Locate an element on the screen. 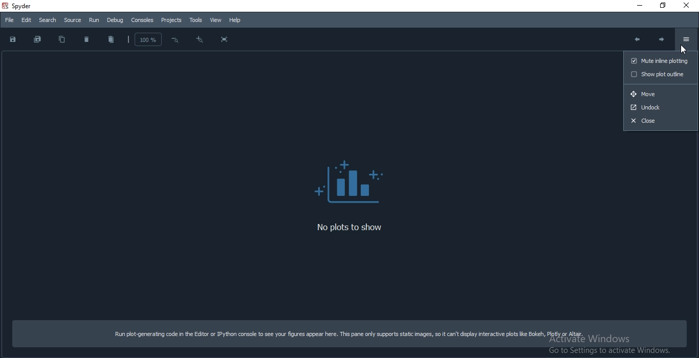 The width and height of the screenshot is (699, 358). Debug is located at coordinates (116, 20).